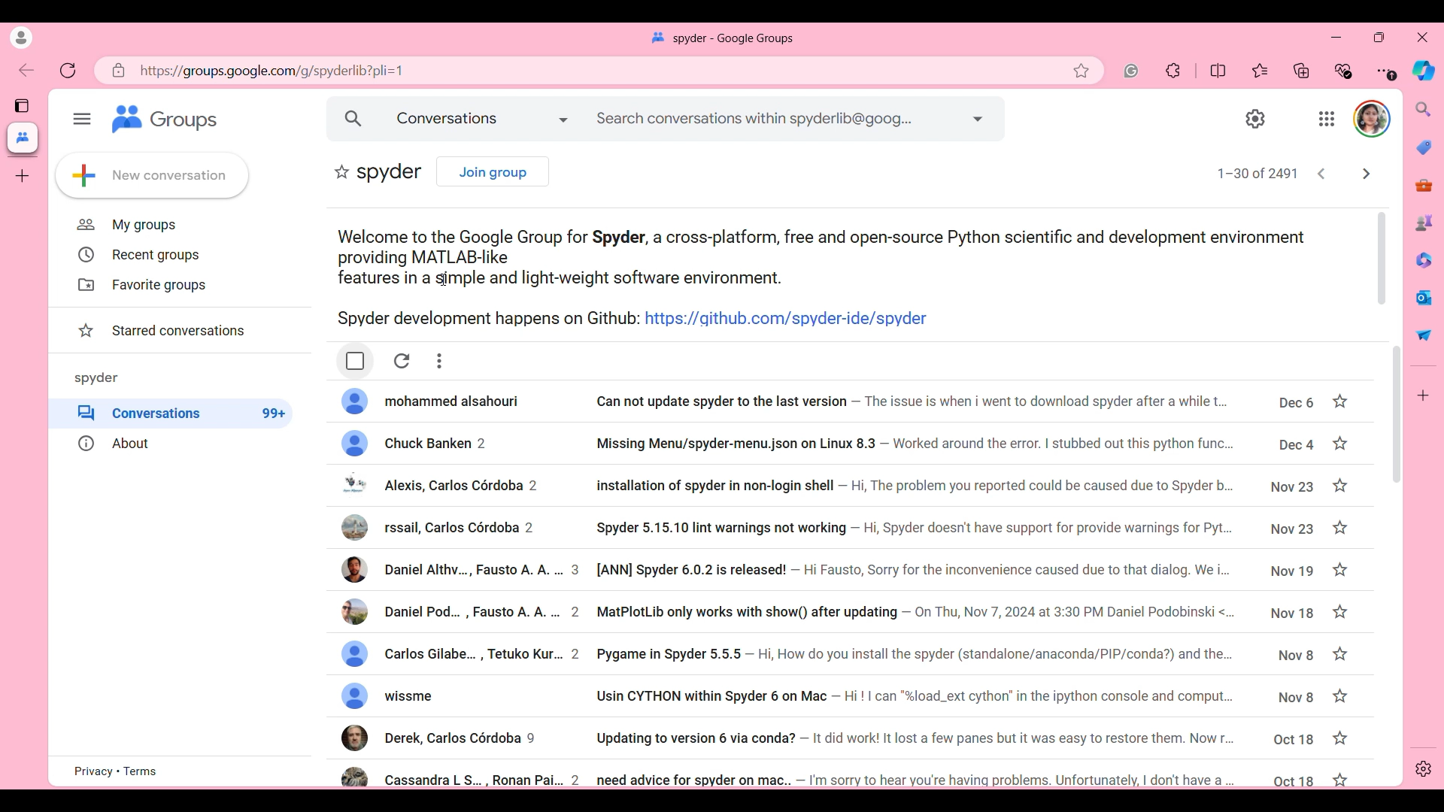 This screenshot has width=1444, height=812. What do you see at coordinates (67, 70) in the screenshot?
I see `Reload page` at bounding box center [67, 70].